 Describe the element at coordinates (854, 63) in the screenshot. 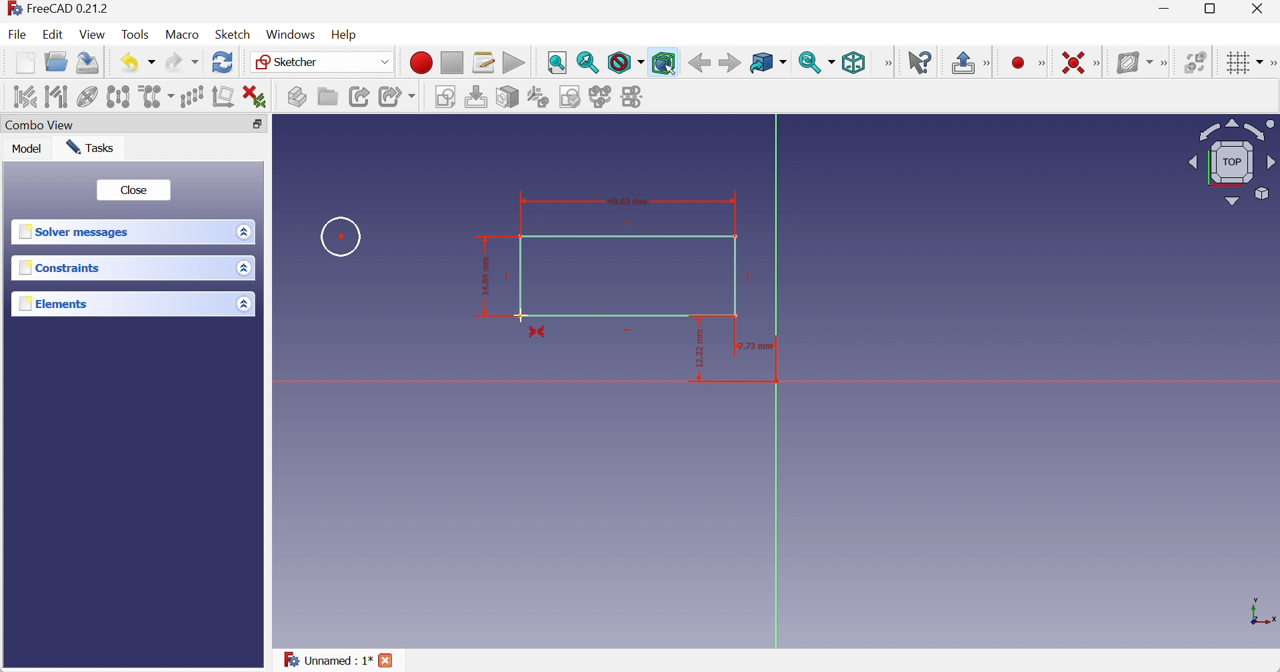

I see `Isometric` at that location.